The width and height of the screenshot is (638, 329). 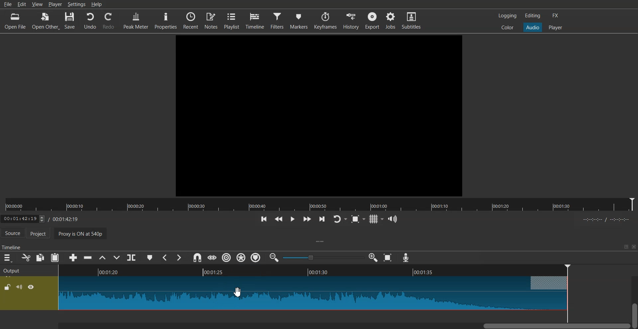 What do you see at coordinates (319, 204) in the screenshot?
I see `Audio file slider` at bounding box center [319, 204].